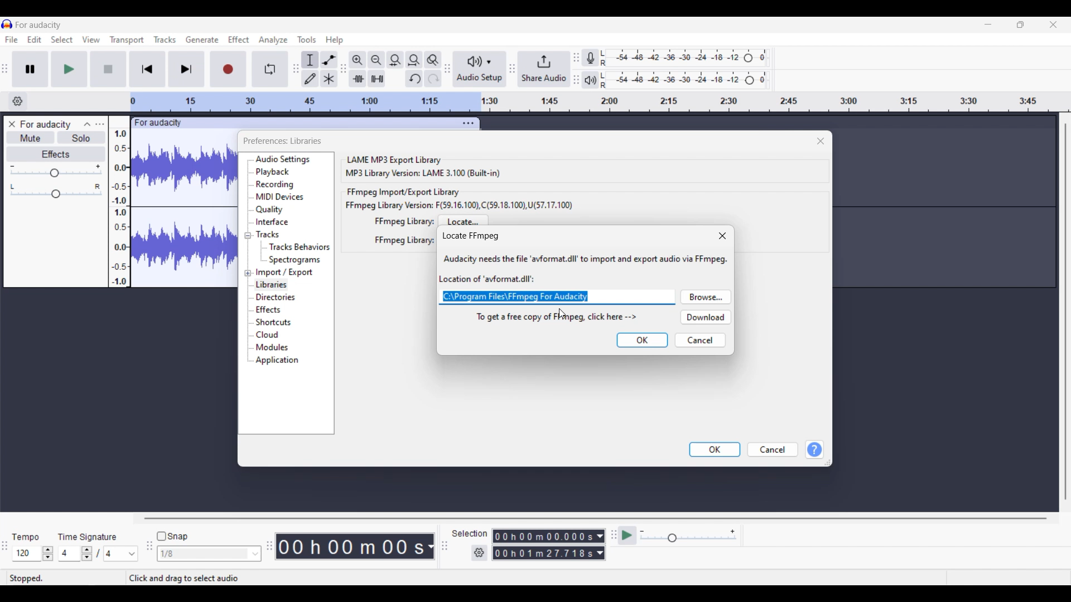 This screenshot has width=1071, height=602. I want to click on stopped, so click(26, 577).